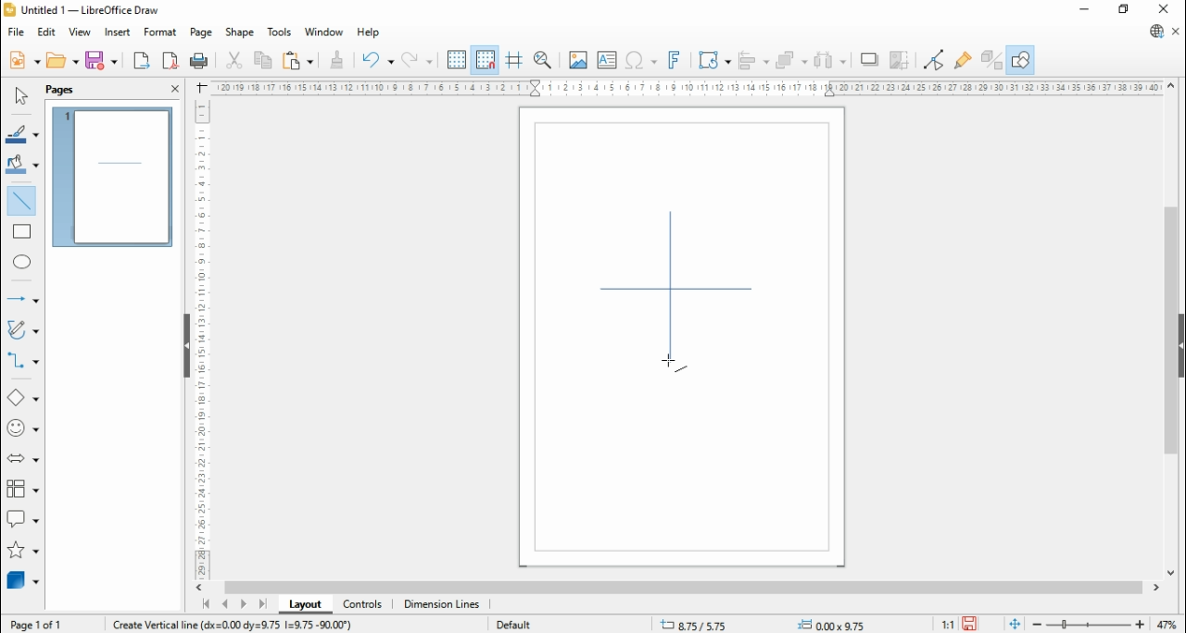 This screenshot has width=1186, height=633. What do you see at coordinates (513, 58) in the screenshot?
I see `helplines while moving` at bounding box center [513, 58].